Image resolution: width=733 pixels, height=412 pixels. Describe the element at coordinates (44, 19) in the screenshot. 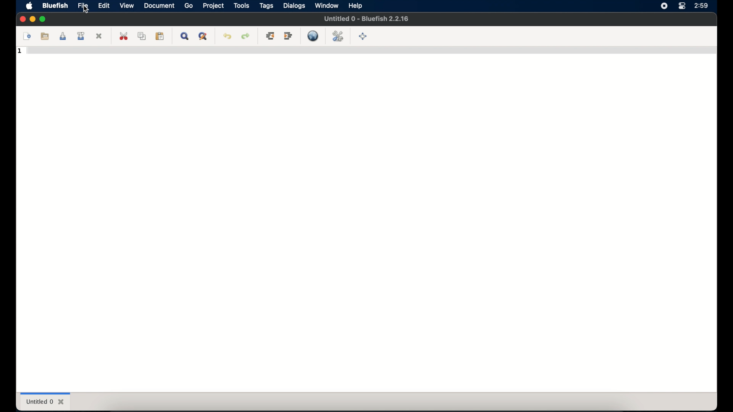

I see `maximize` at that location.